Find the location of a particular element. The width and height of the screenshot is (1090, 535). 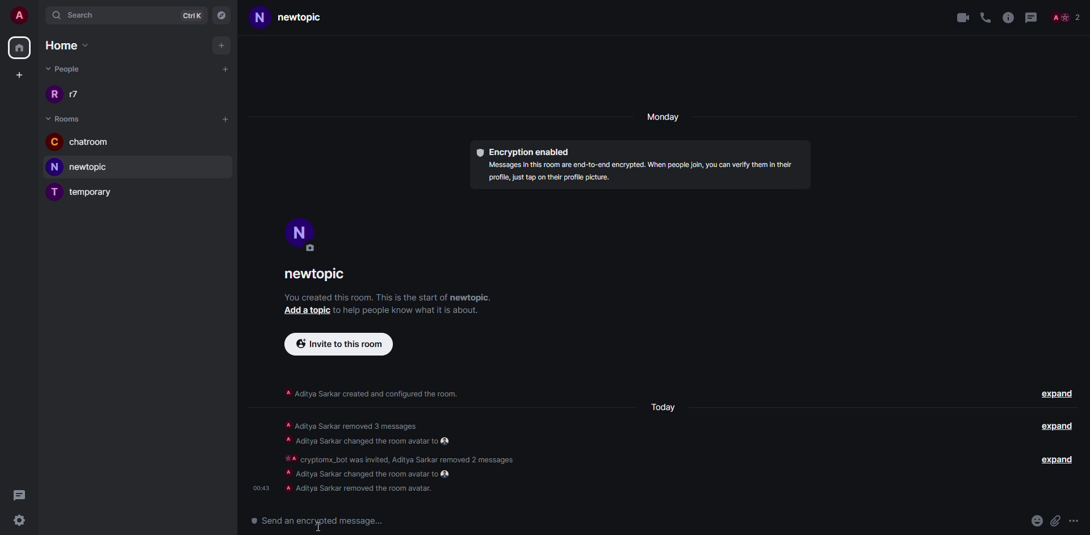

day is located at coordinates (665, 118).